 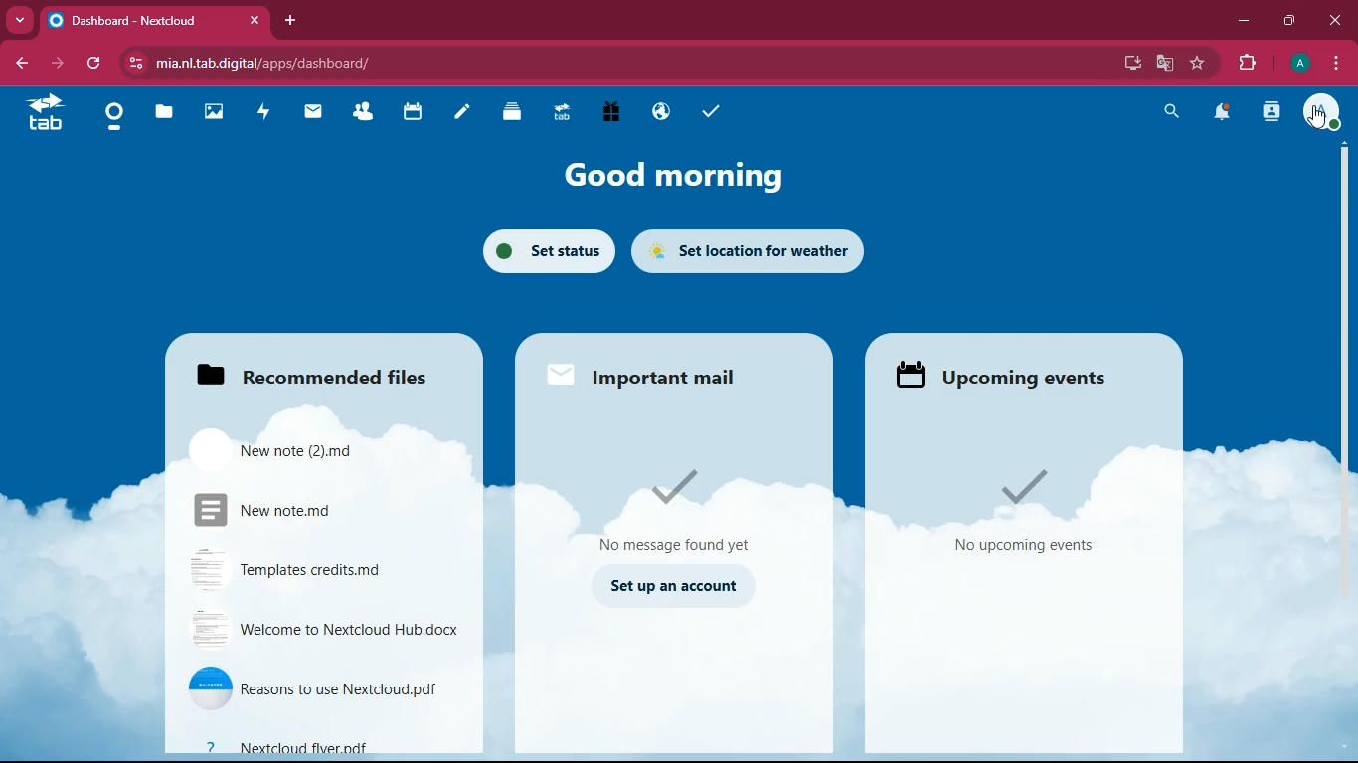 What do you see at coordinates (303, 508) in the screenshot?
I see `file` at bounding box center [303, 508].